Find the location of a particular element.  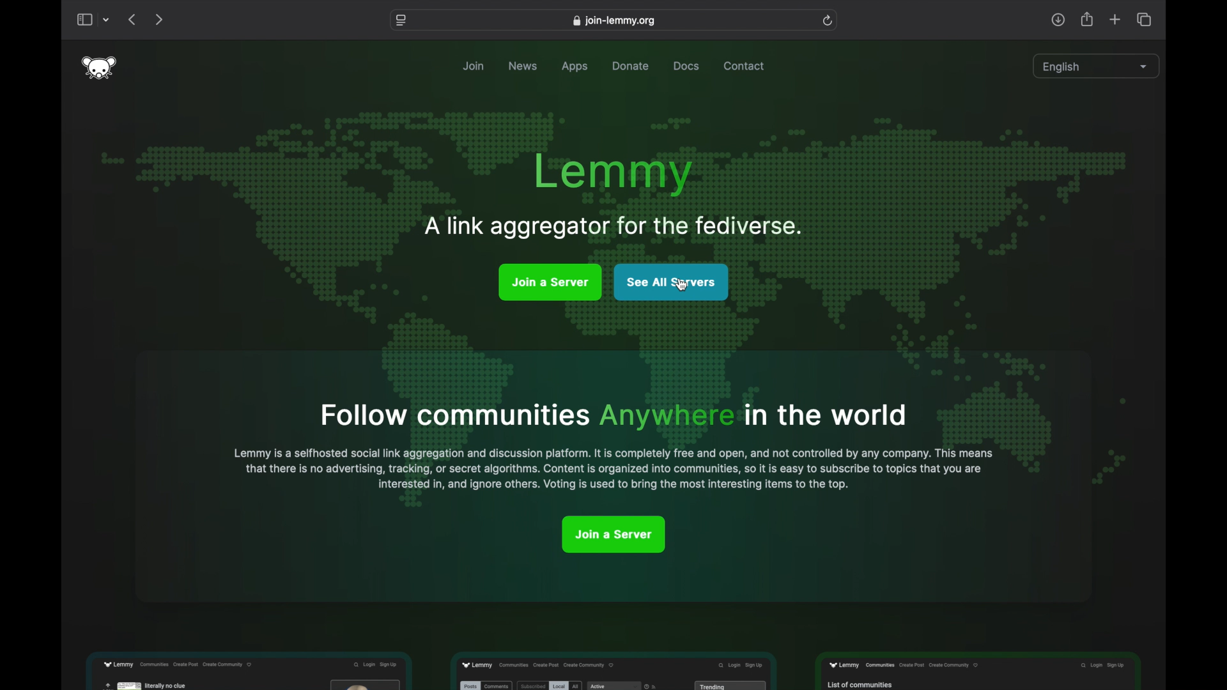

Lemmy is a selfhosted social link aggregator and discussion platform. It is completely free and open and not controlled by any company. This means is located at coordinates (617, 453).